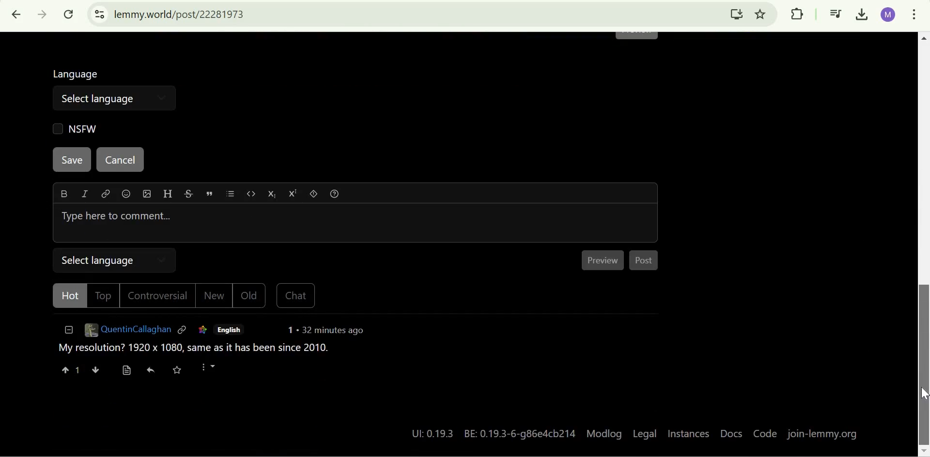 This screenshot has width=930, height=457. Describe the element at coordinates (211, 194) in the screenshot. I see `quote` at that location.